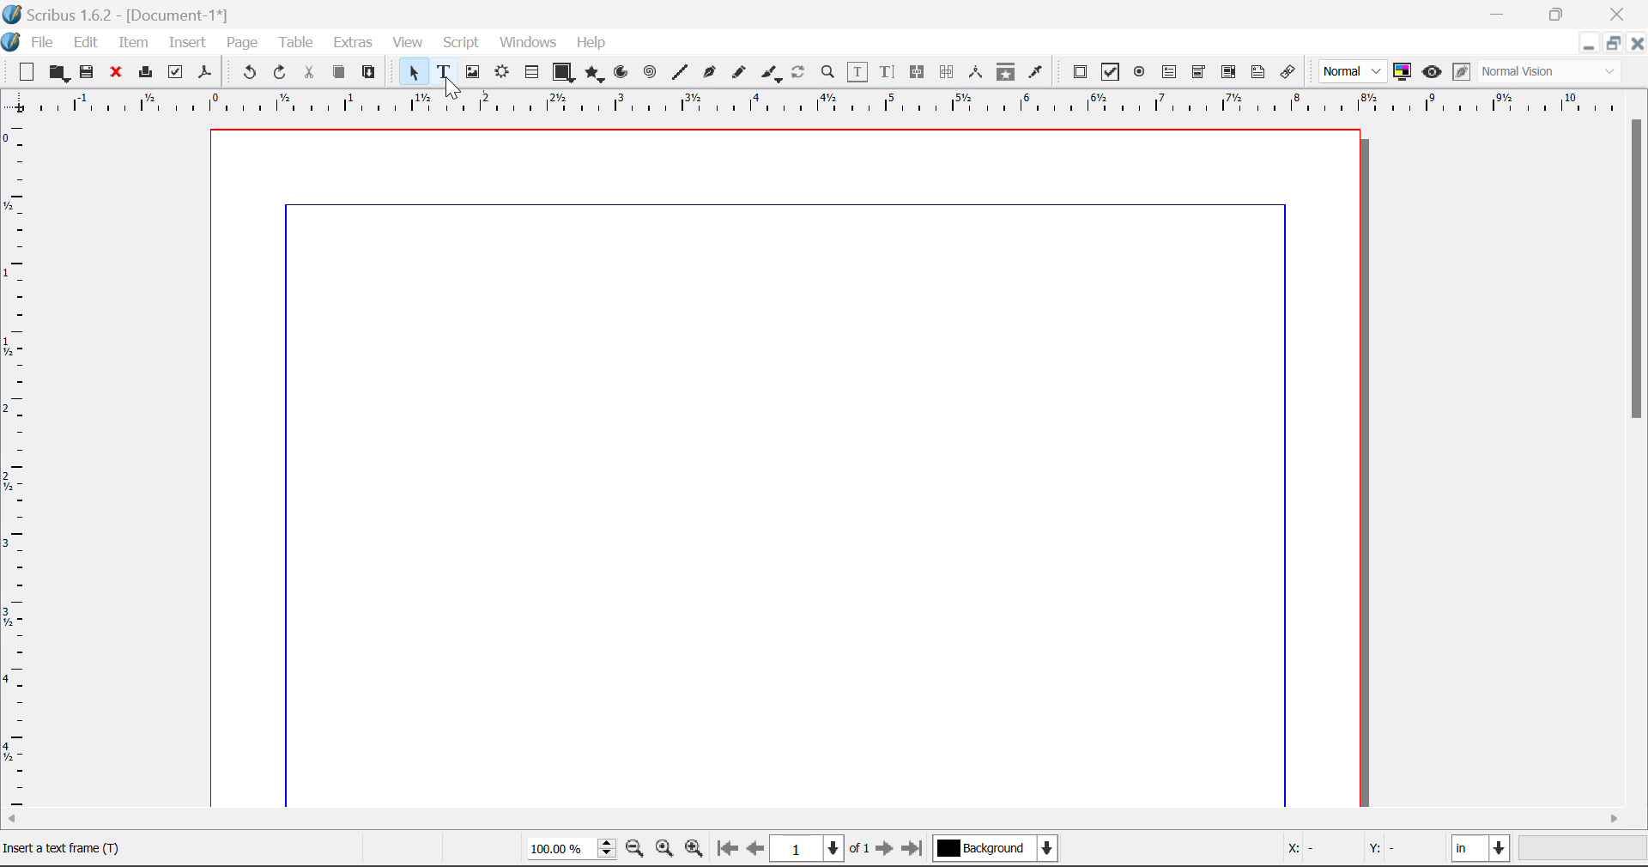  I want to click on Tables, so click(531, 72).